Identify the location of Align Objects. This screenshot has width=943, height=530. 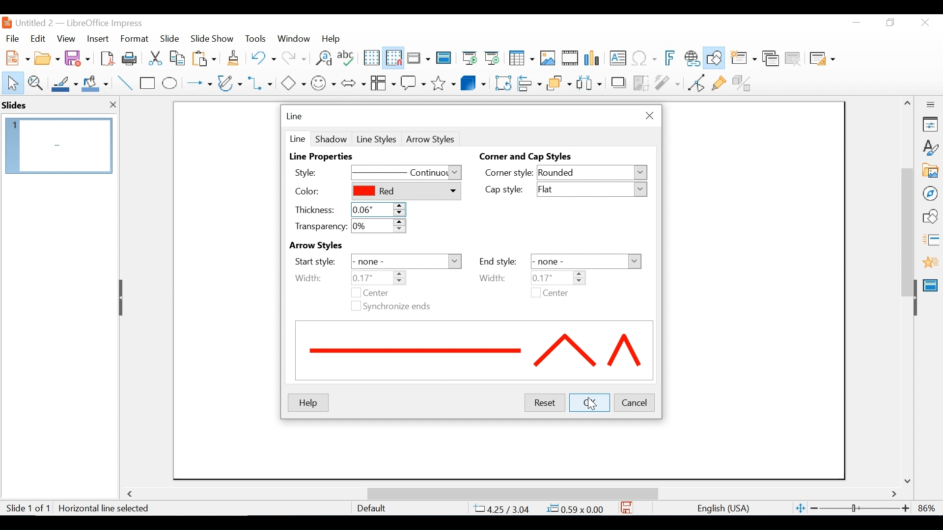
(528, 82).